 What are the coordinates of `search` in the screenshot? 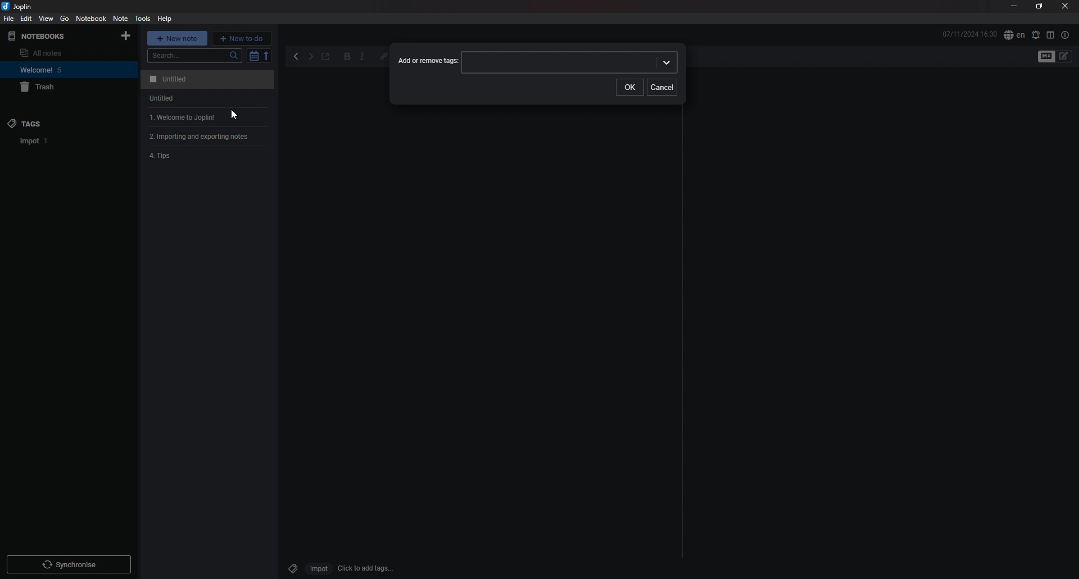 It's located at (195, 56).